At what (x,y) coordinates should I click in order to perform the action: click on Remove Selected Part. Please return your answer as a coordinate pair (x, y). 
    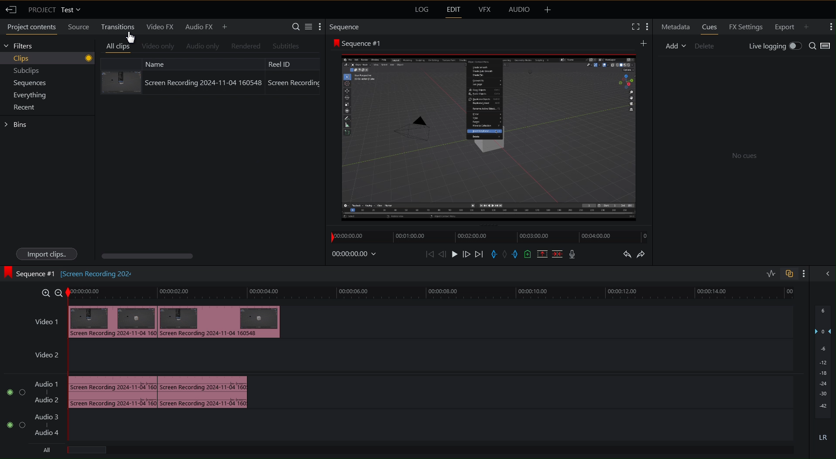
    Looking at the image, I should click on (543, 254).